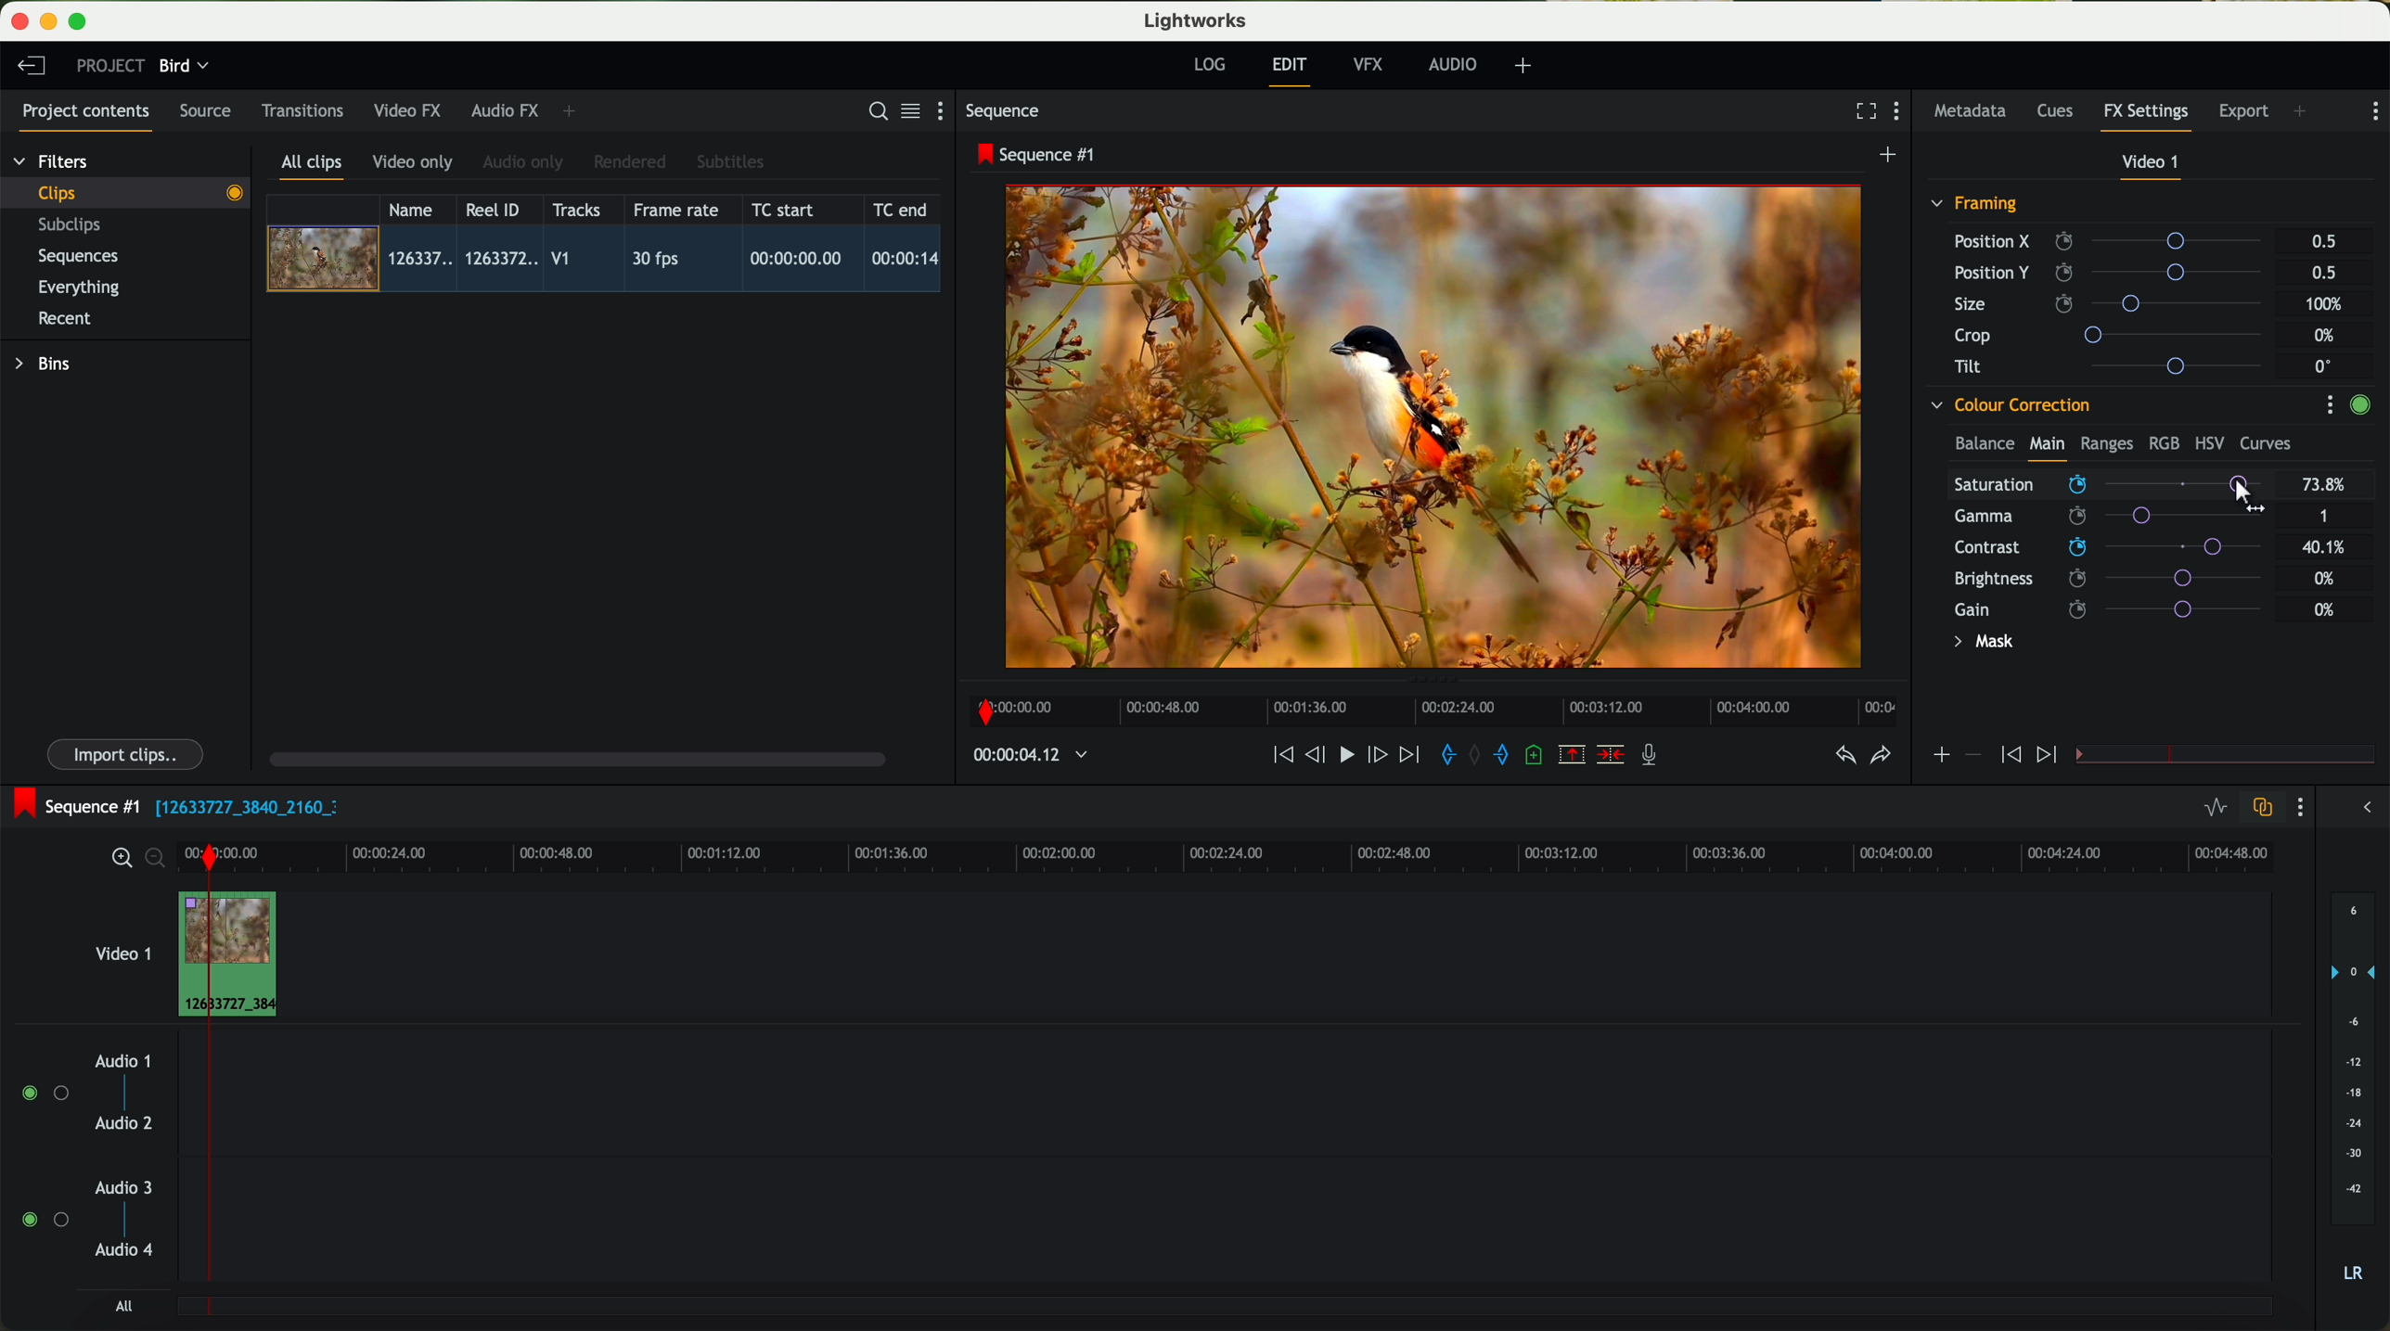 The width and height of the screenshot is (2390, 1331). Describe the element at coordinates (2115, 272) in the screenshot. I see `position Y` at that location.